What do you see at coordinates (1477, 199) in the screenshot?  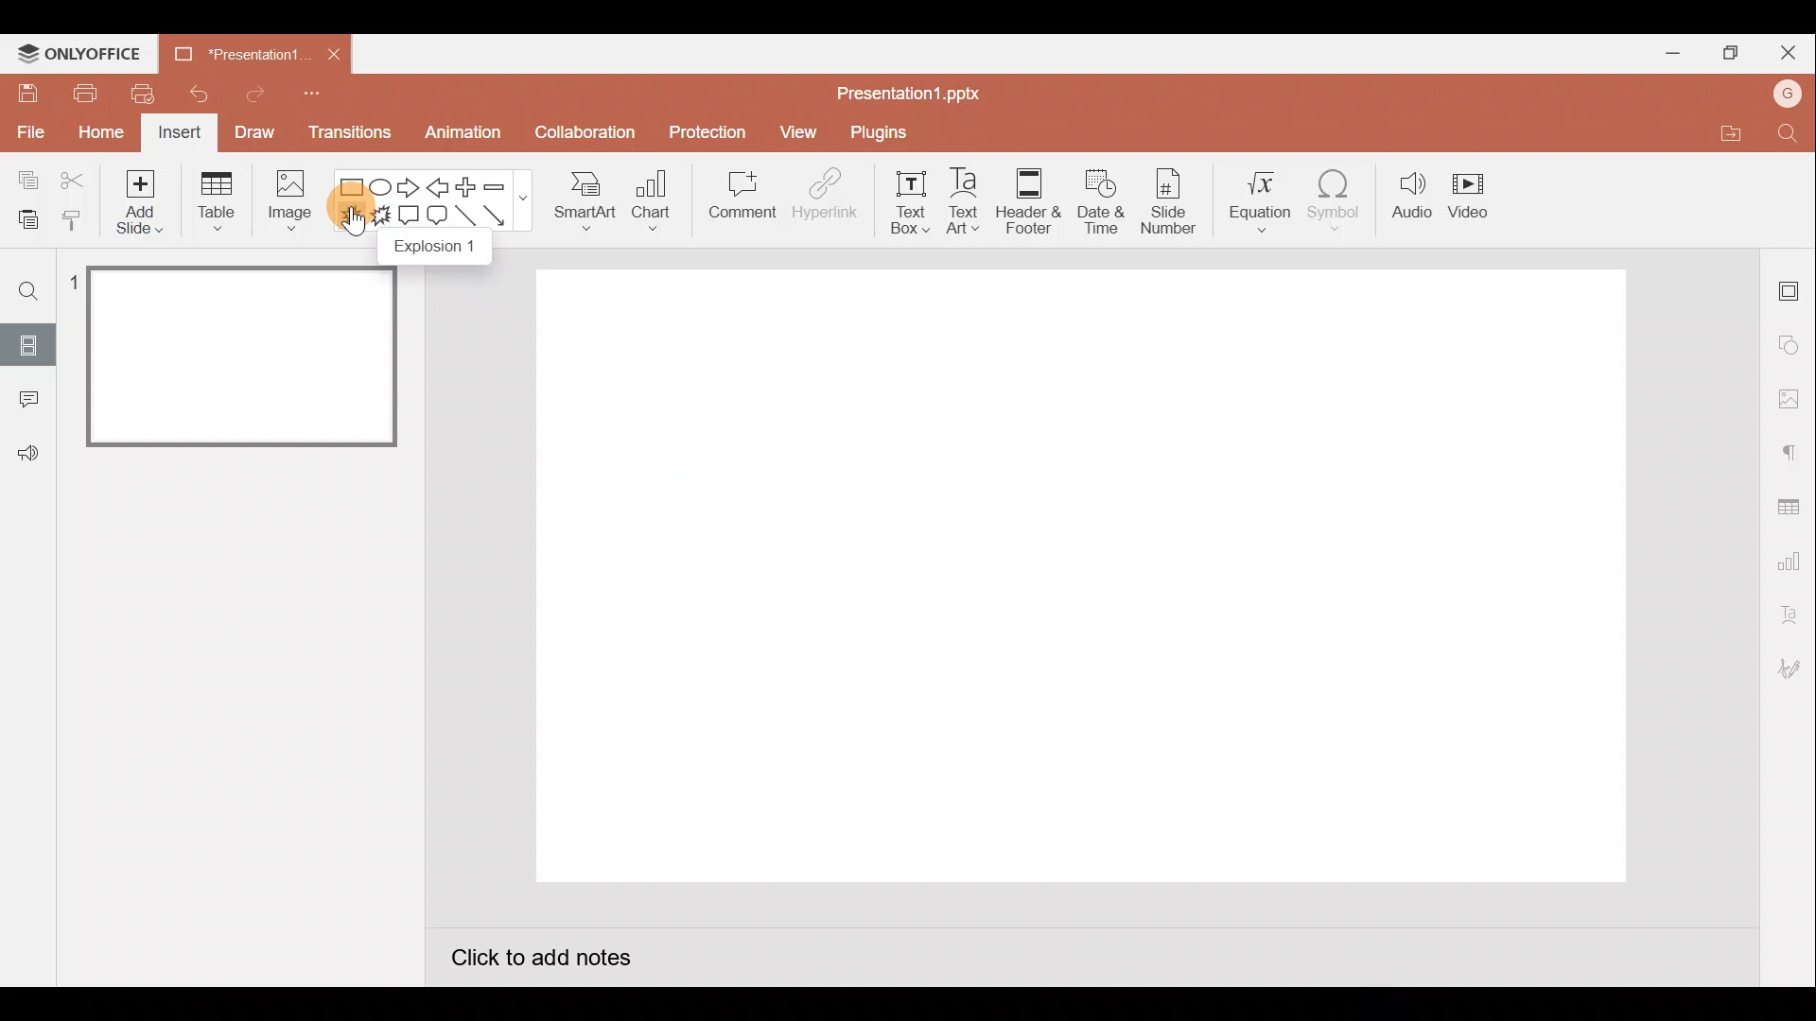 I see `Video` at bounding box center [1477, 199].